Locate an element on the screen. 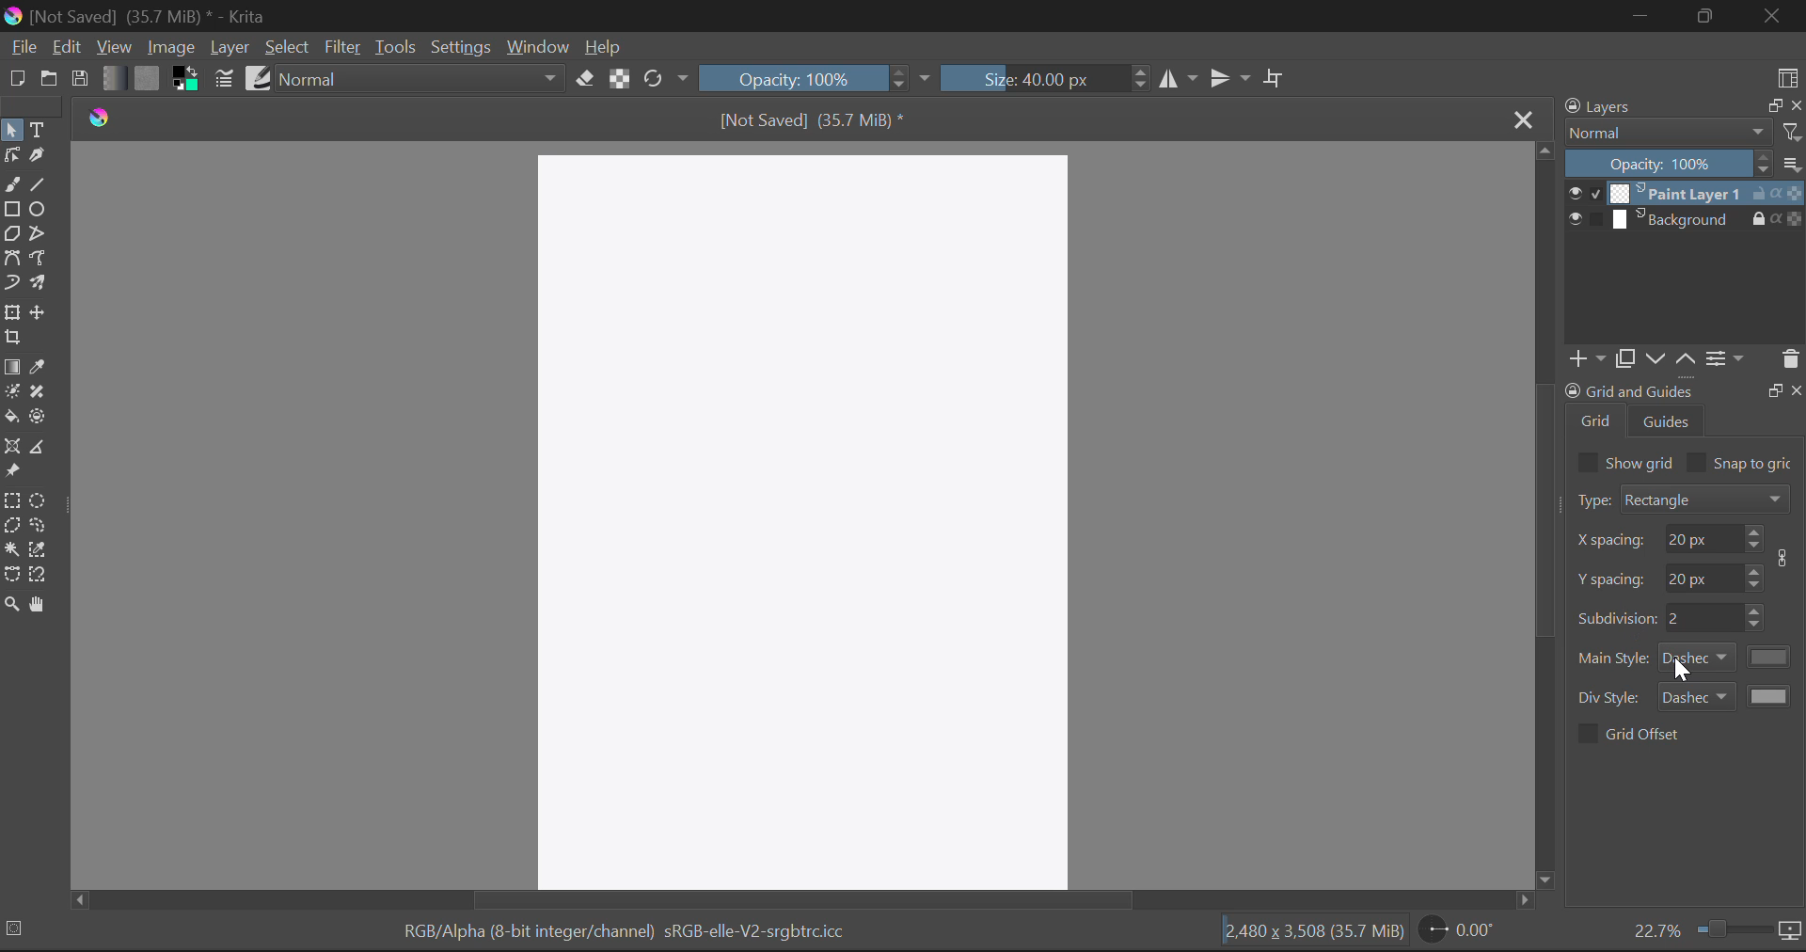 Image resolution: width=1806 pixels, height=952 pixels. Magnetic Curve Selection is located at coordinates (40, 576).